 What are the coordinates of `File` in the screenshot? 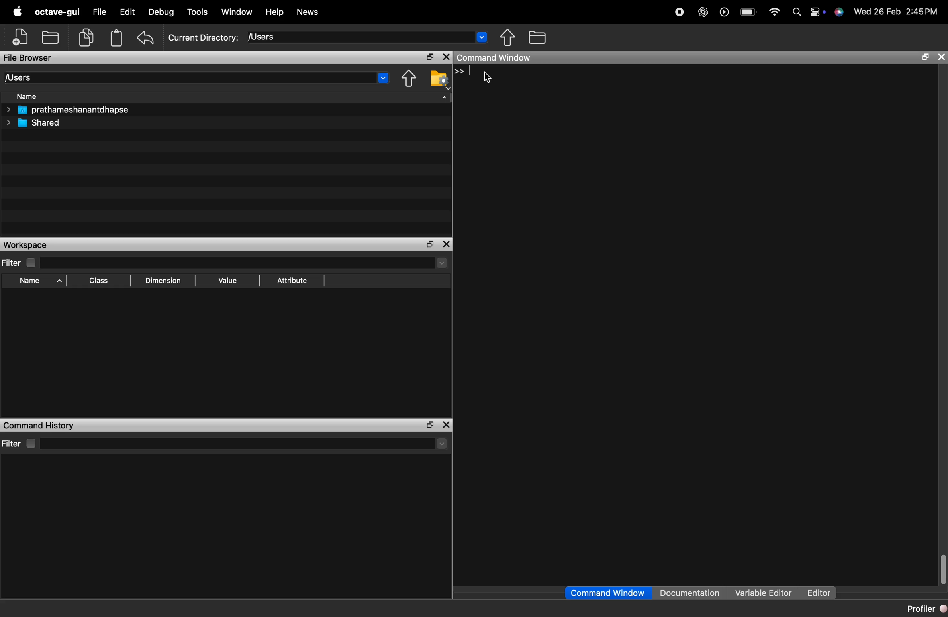 It's located at (97, 10).